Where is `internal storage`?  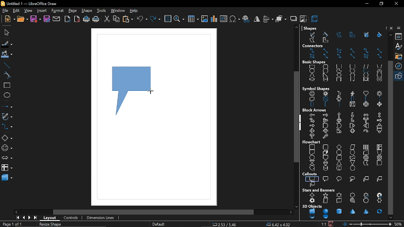 internal storage is located at coordinates (380, 147).